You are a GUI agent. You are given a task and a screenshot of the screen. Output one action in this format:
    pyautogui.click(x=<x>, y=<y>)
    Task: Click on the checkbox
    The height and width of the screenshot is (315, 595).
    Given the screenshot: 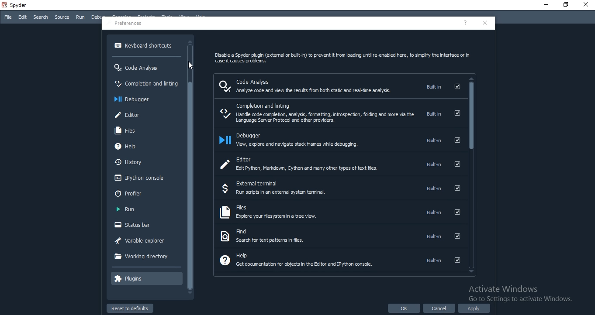 What is the action you would take?
    pyautogui.click(x=455, y=238)
    